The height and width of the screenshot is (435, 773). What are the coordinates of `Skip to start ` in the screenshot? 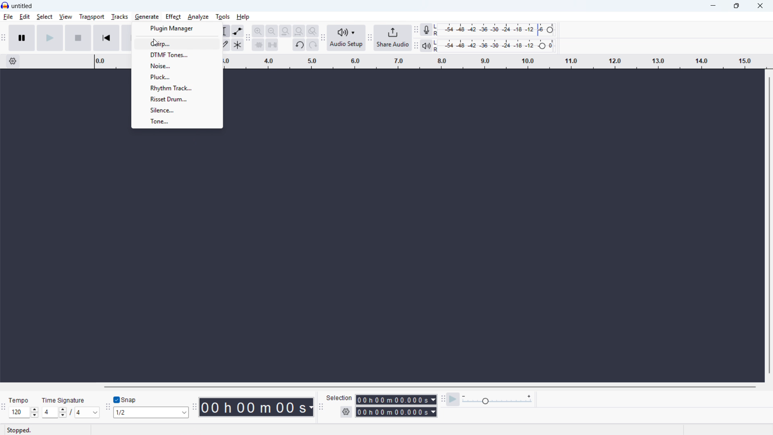 It's located at (106, 38).